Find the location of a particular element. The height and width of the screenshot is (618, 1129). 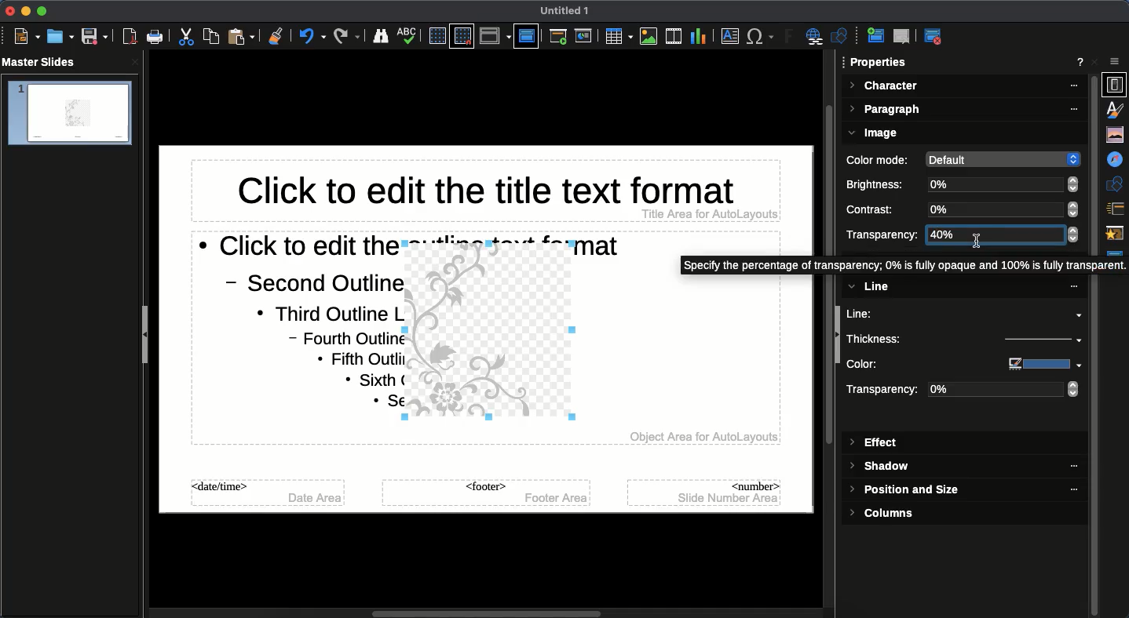

Shadow is located at coordinates (882, 467).